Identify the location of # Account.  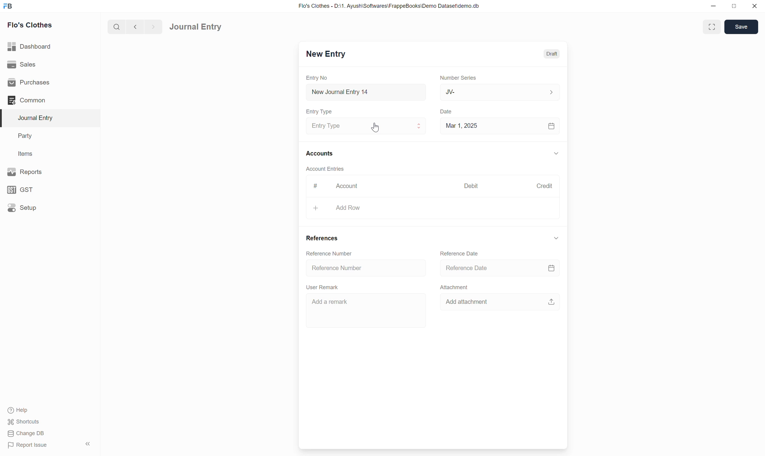
(353, 185).